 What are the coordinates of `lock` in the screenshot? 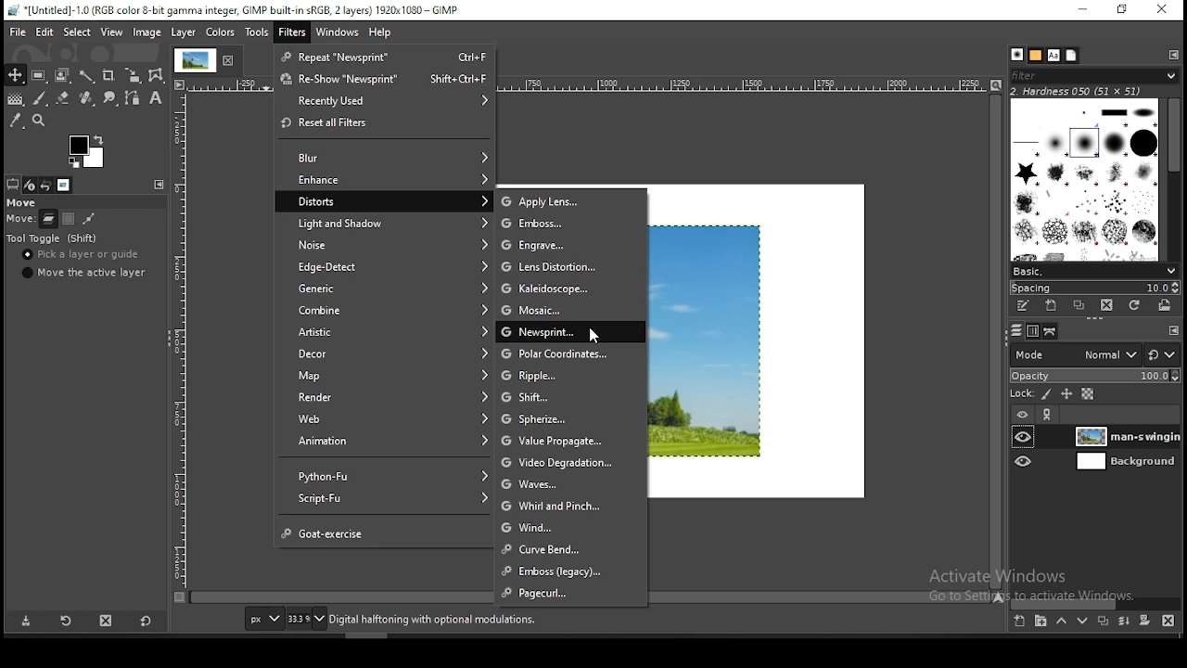 It's located at (1023, 393).